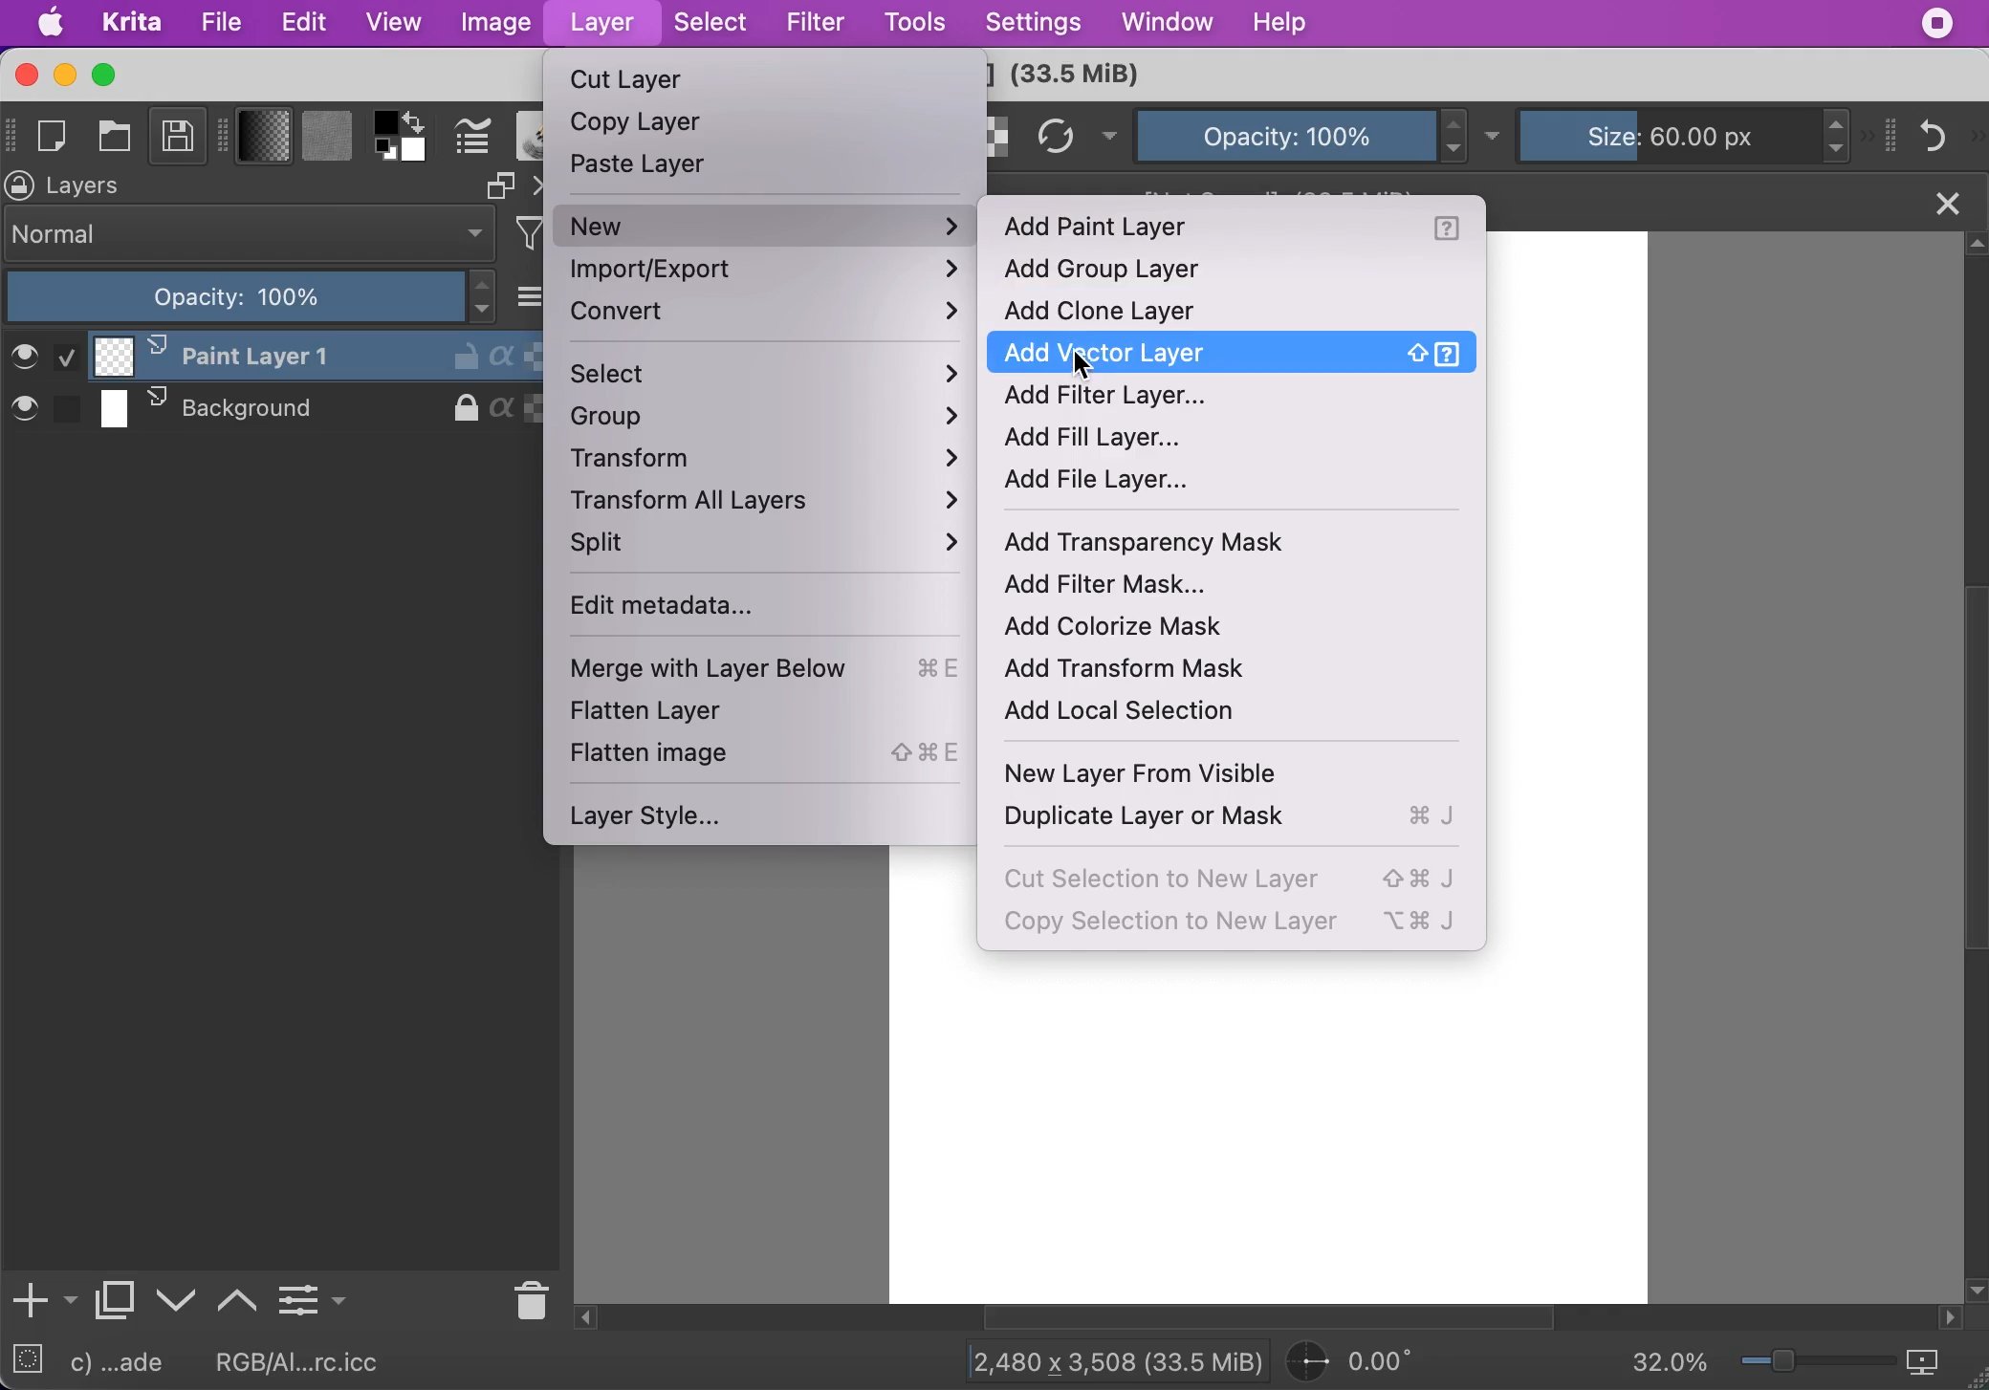 The image size is (1989, 1390). I want to click on vertical slider, so click(1972, 681).